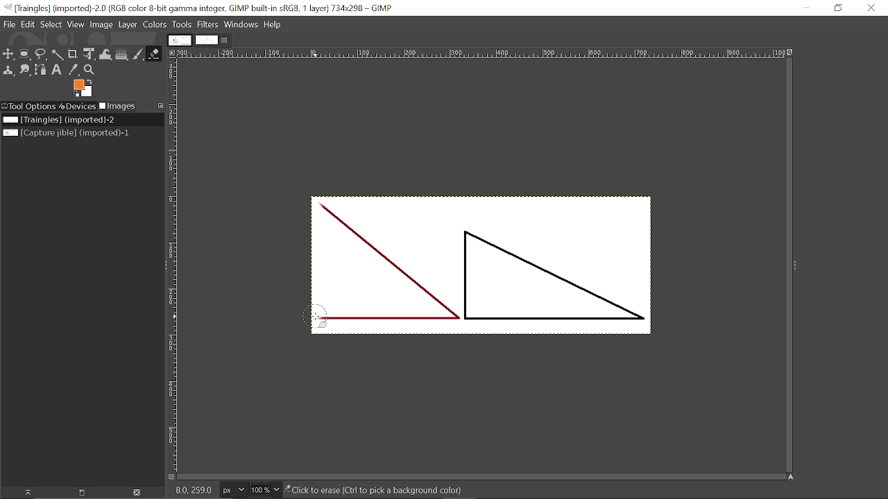  Describe the element at coordinates (9, 25) in the screenshot. I see `File` at that location.